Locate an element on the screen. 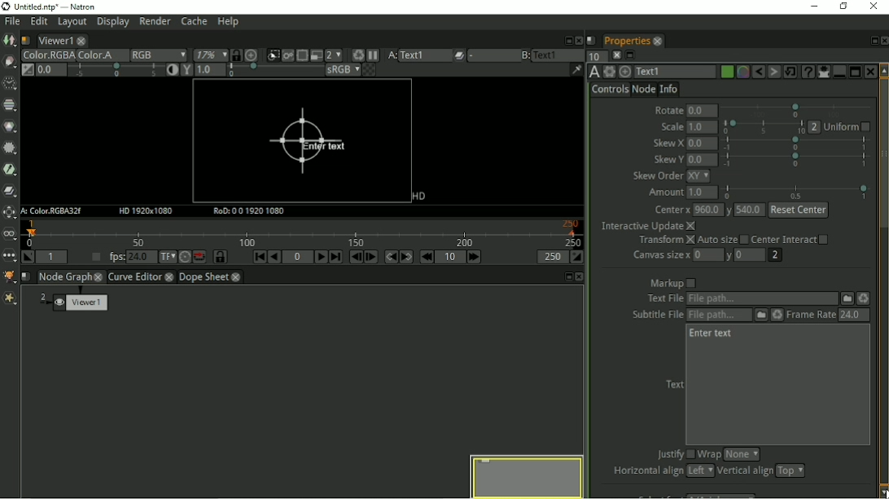  Settings and presets is located at coordinates (607, 72).